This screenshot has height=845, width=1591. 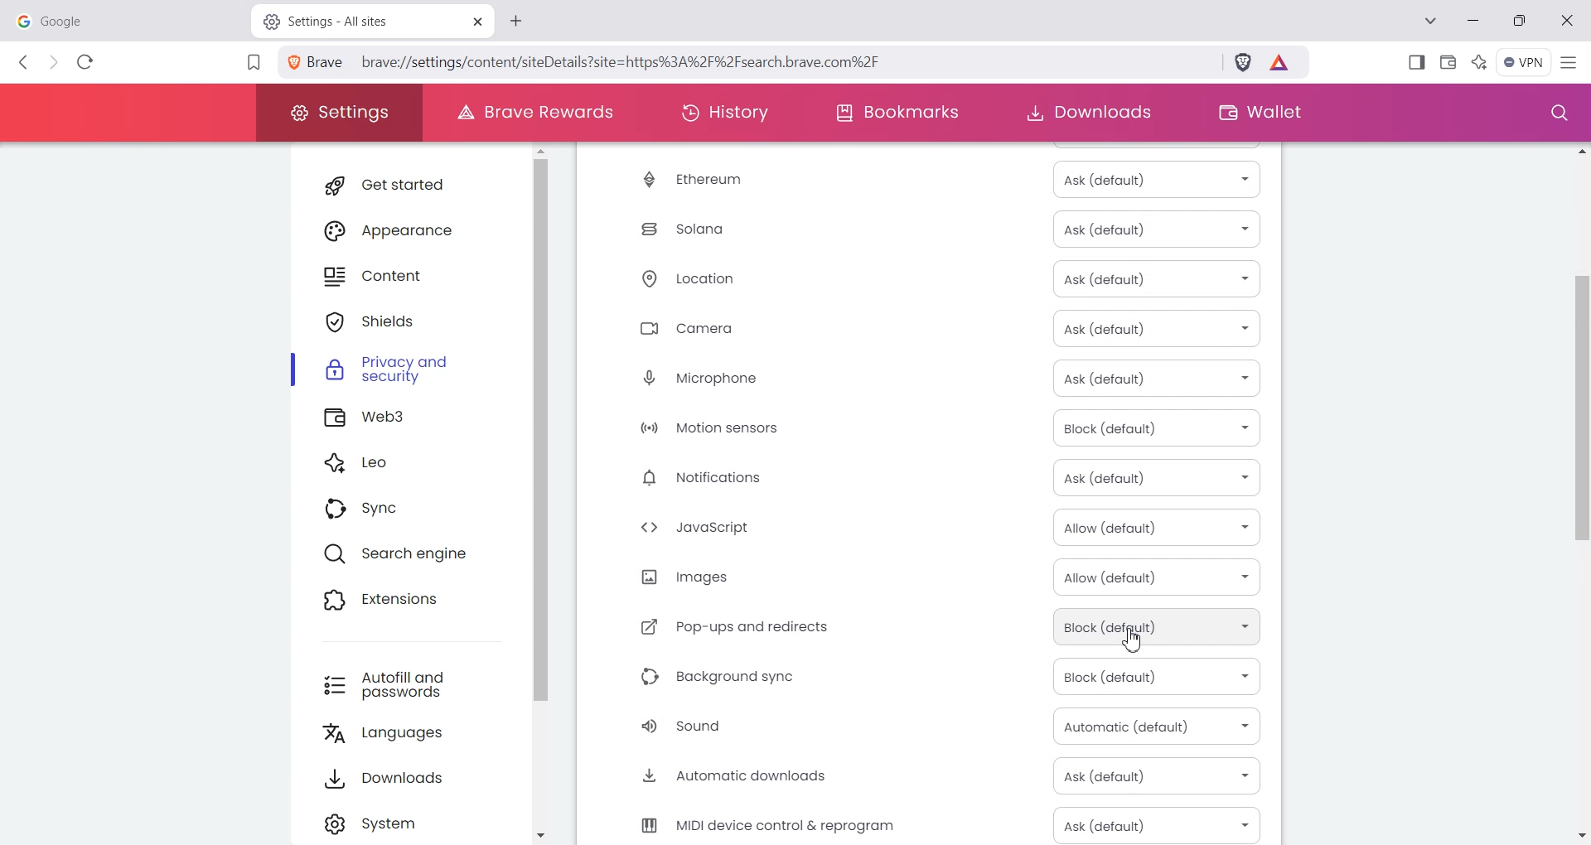 I want to click on Pop-ups and redirects Block (Default), so click(x=931, y=626).